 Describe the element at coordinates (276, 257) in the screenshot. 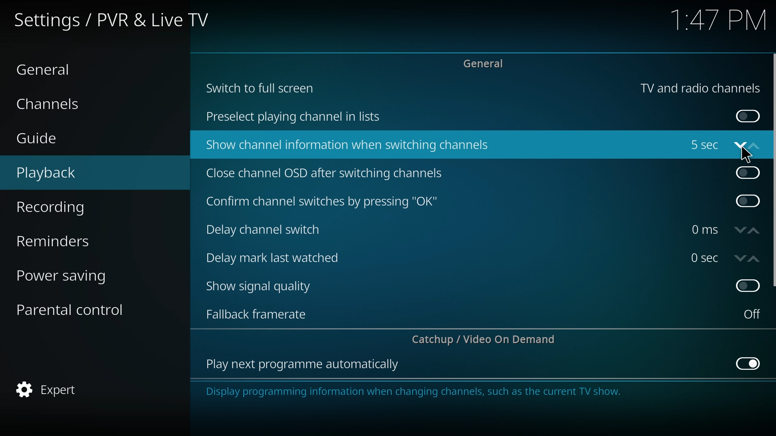

I see `delay mark last watched` at that location.